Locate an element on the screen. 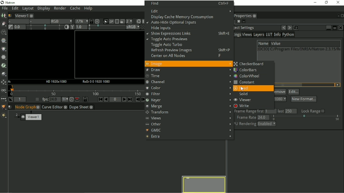 This screenshot has height=193, width=344. Write is located at coordinates (243, 106).